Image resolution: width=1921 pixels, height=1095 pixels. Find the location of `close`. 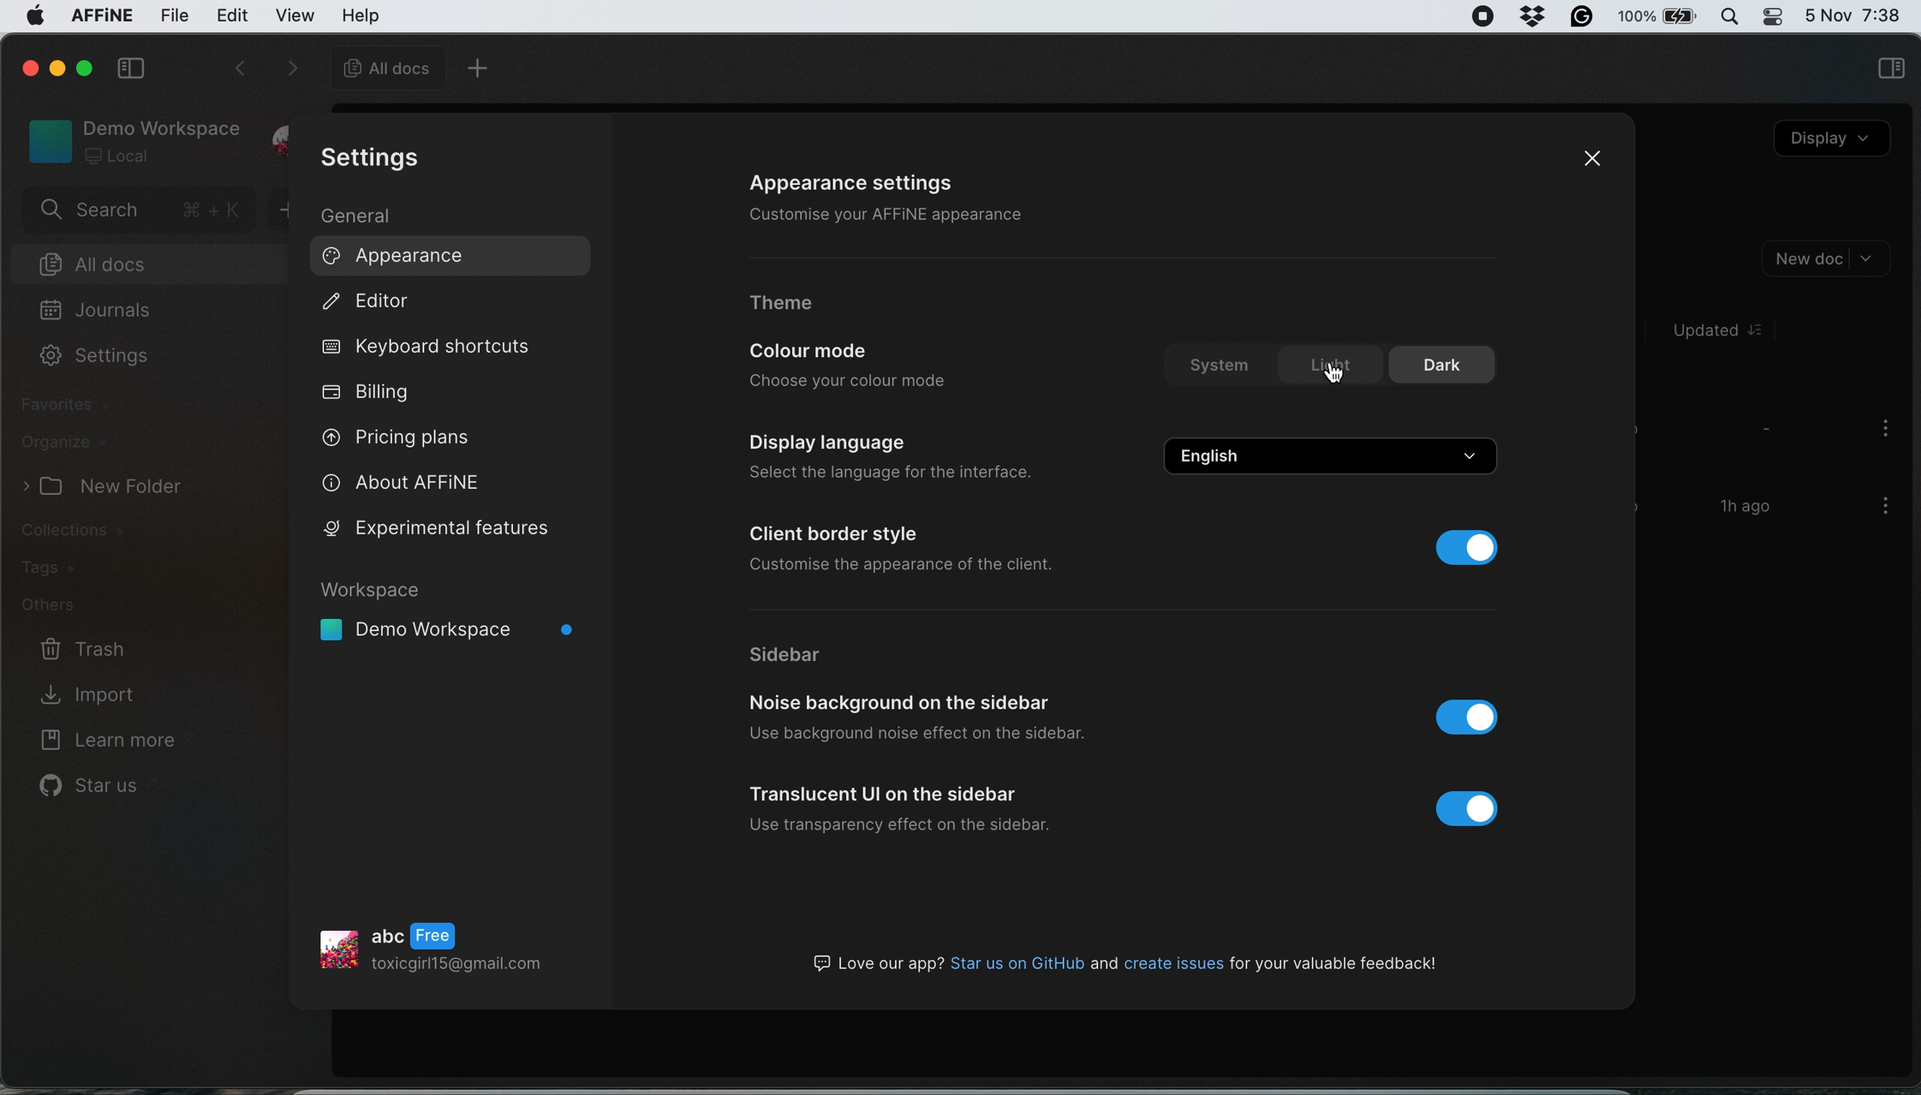

close is located at coordinates (28, 65).